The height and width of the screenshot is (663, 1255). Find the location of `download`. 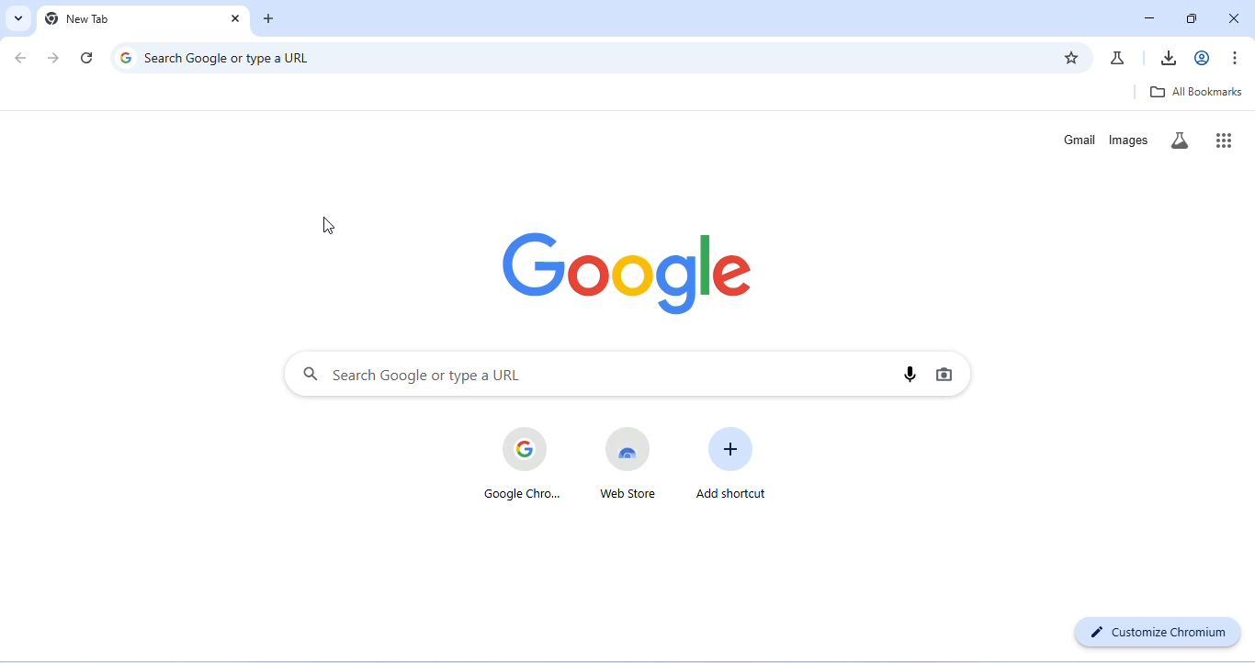

download is located at coordinates (1171, 58).